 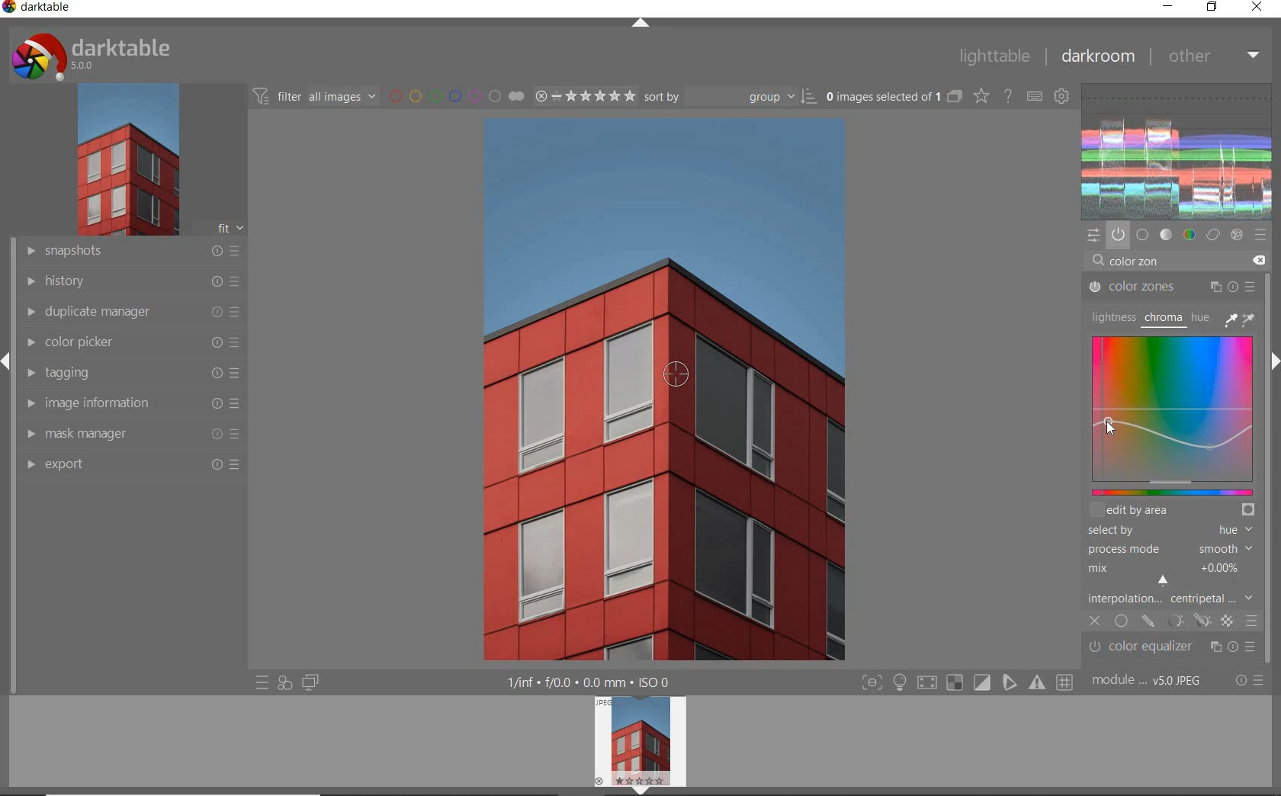 What do you see at coordinates (456, 96) in the screenshot?
I see `filter by image color label` at bounding box center [456, 96].